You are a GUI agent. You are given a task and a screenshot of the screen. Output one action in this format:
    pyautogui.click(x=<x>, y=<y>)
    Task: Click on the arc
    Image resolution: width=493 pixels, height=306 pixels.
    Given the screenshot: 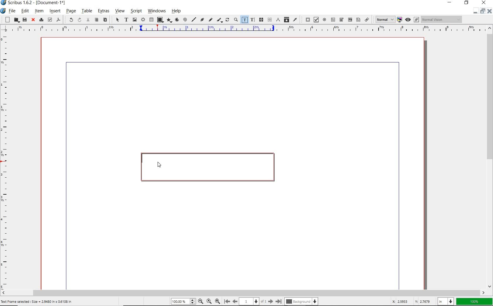 What is the action you would take?
    pyautogui.click(x=176, y=20)
    